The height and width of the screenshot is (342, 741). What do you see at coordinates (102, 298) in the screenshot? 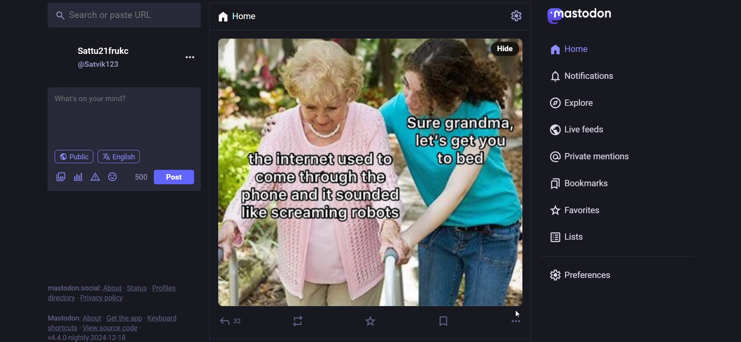
I see `privacy policy` at bounding box center [102, 298].